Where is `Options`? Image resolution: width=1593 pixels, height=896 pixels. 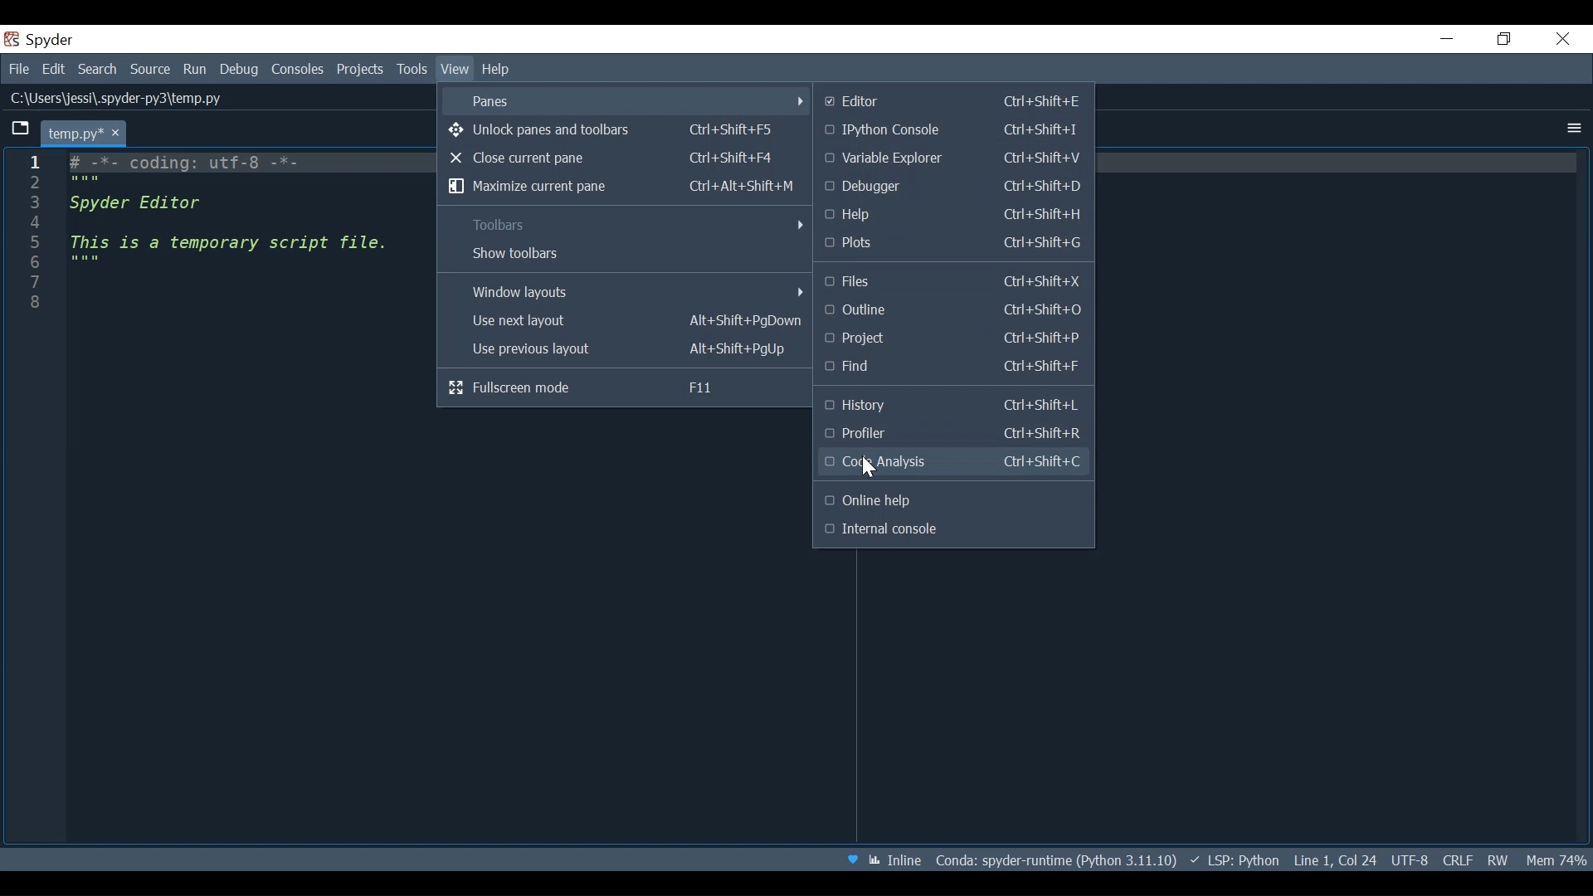
Options is located at coordinates (1571, 128).